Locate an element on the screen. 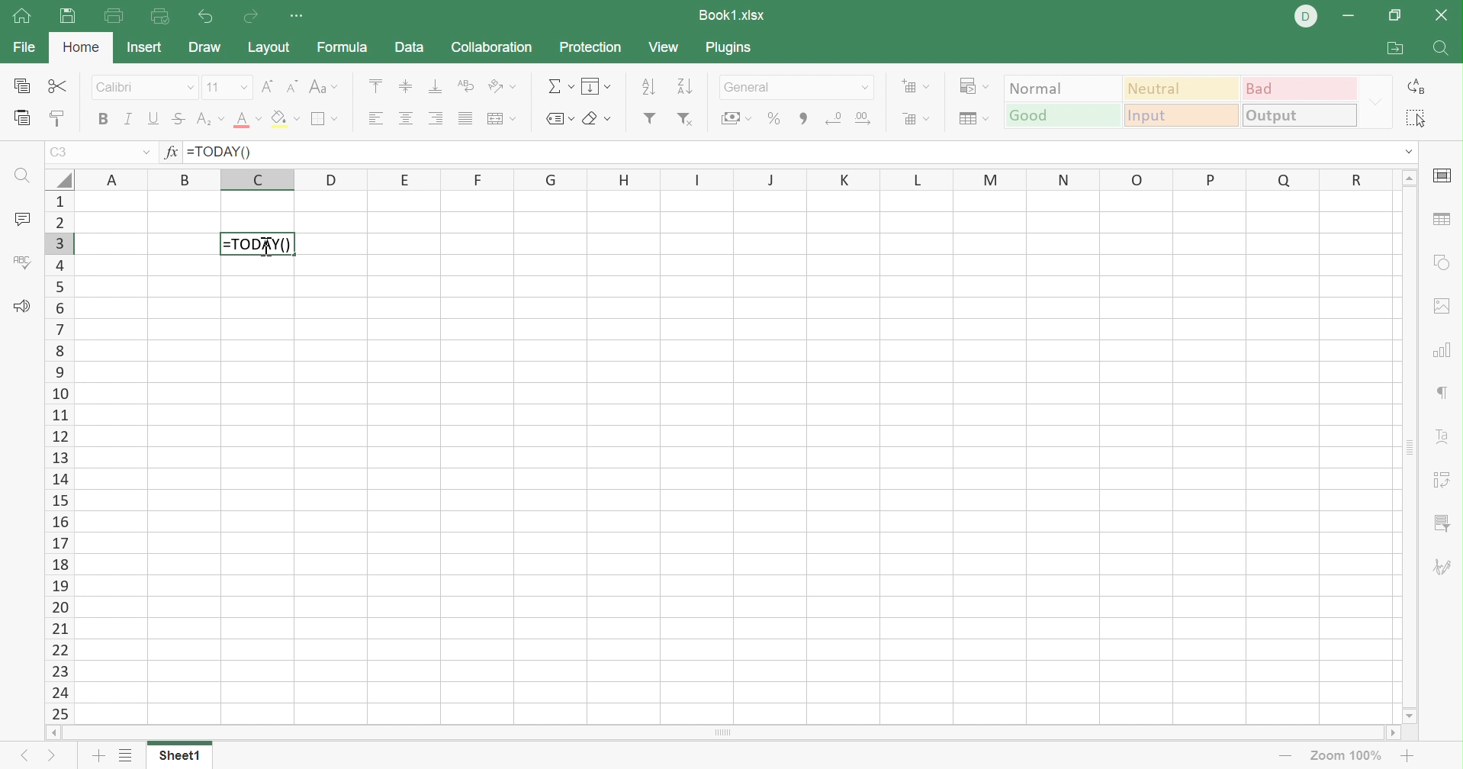 Image resolution: width=1463 pixels, height=769 pixels. Align Right is located at coordinates (436, 118).